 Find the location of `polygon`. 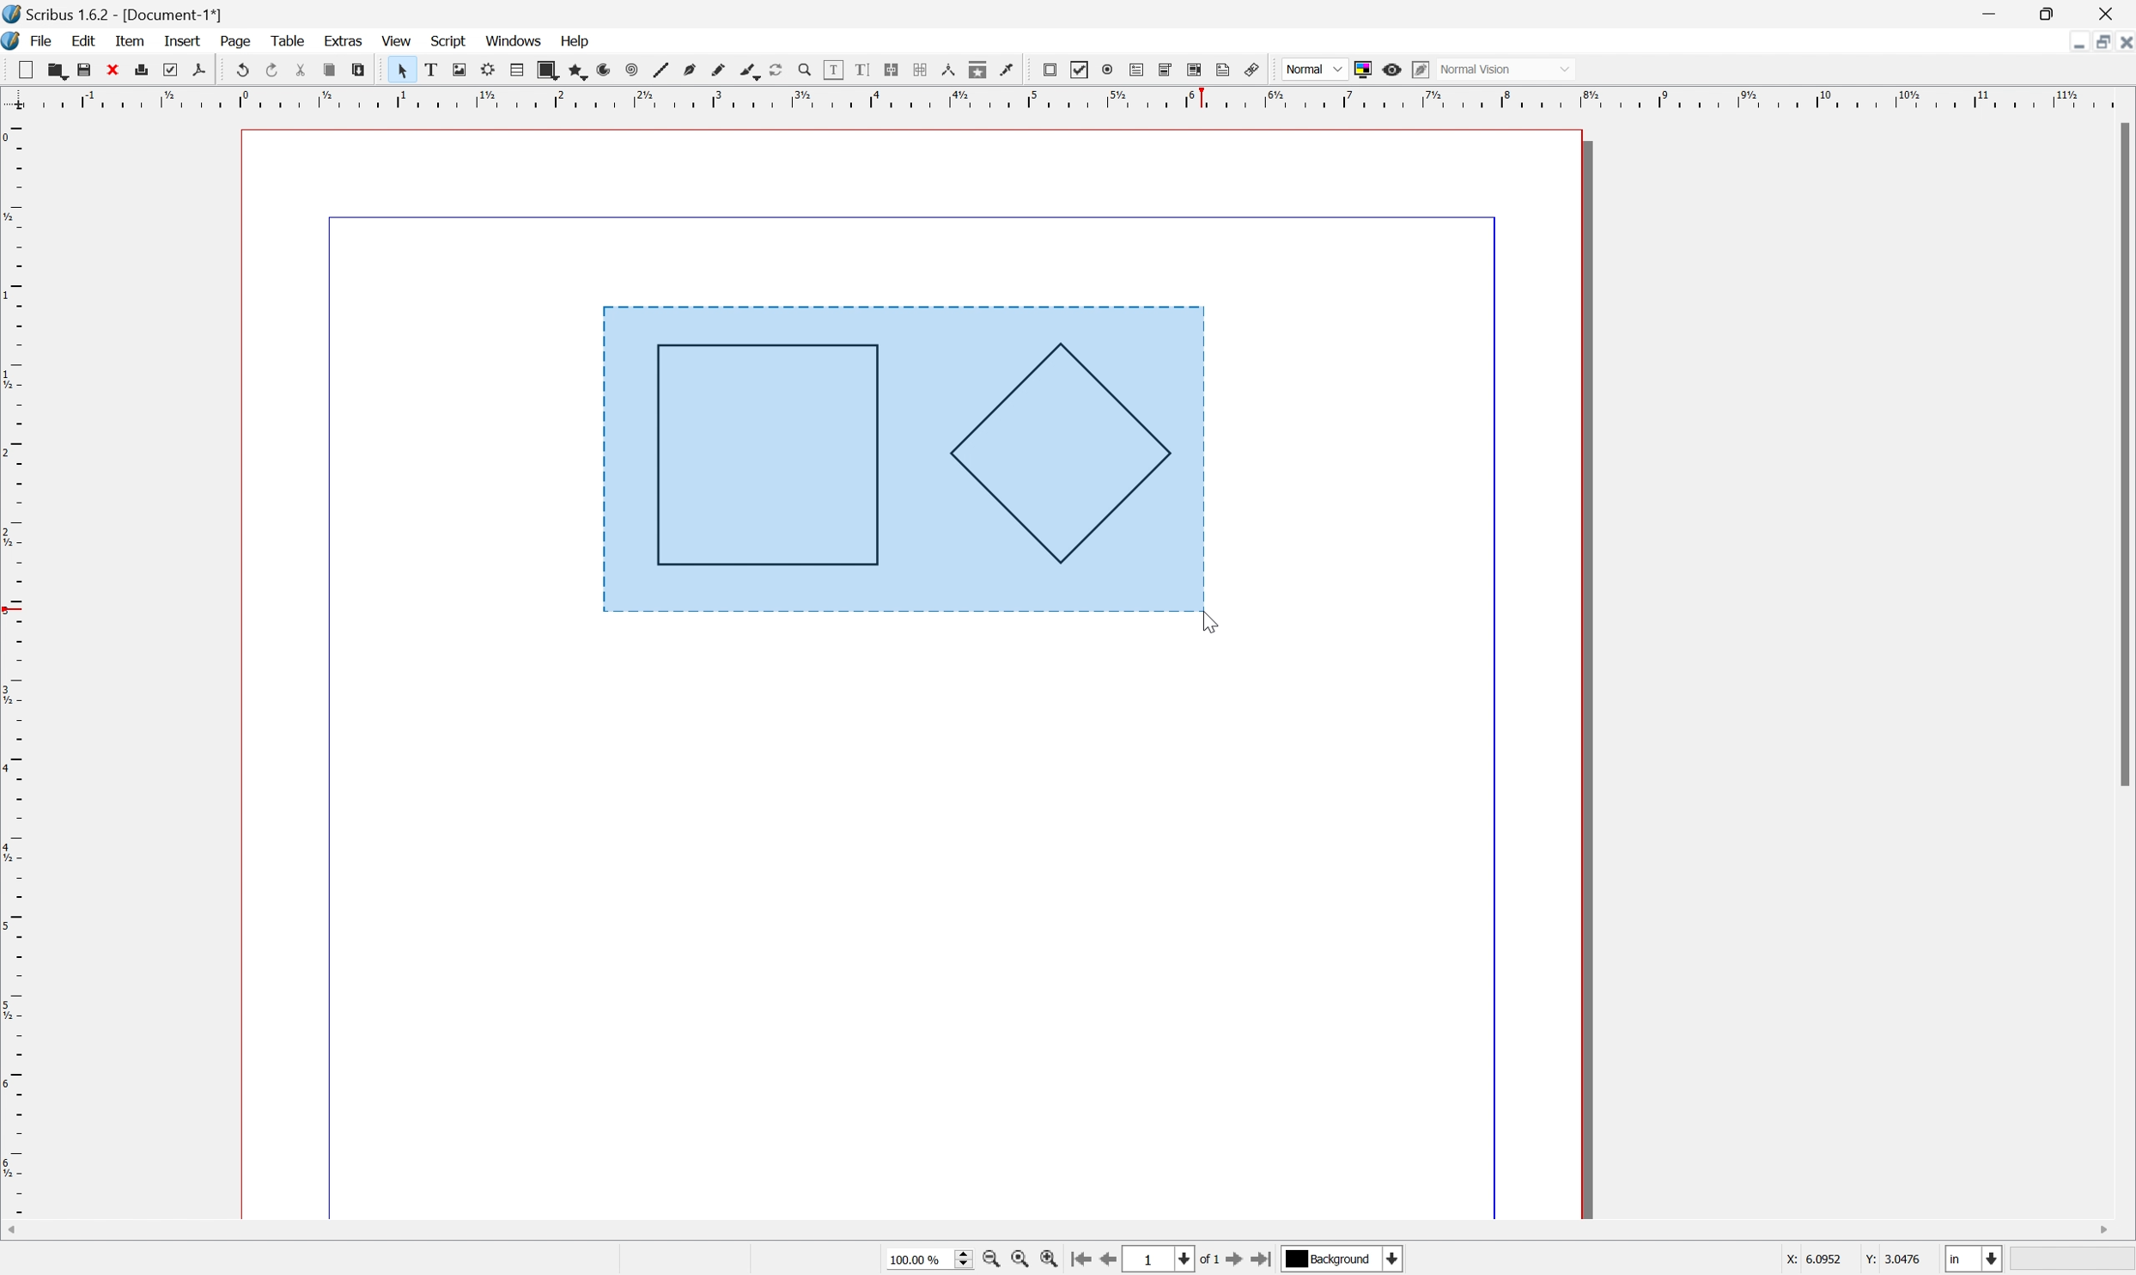

polygon is located at coordinates (571, 70).